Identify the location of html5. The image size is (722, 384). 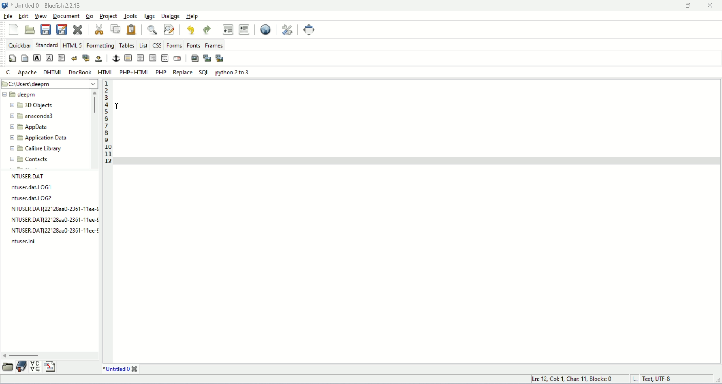
(72, 45).